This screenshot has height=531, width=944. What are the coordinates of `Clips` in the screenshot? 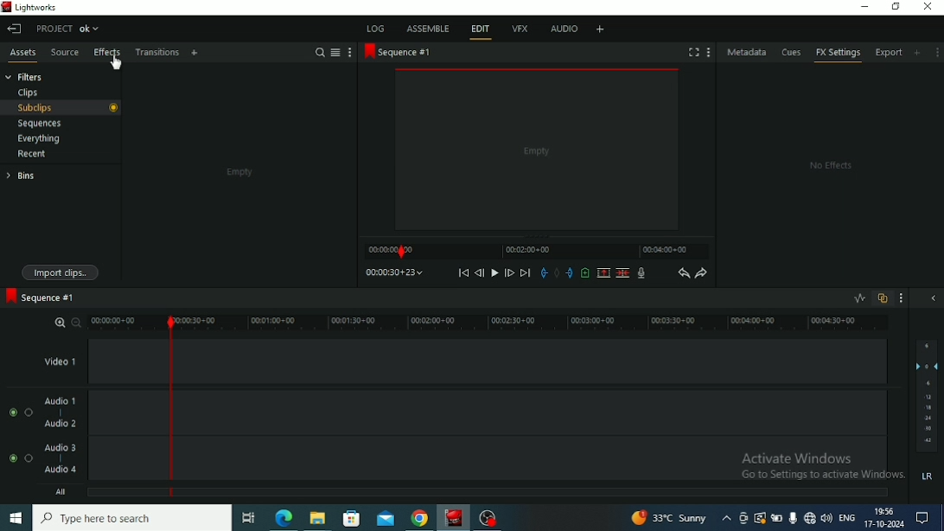 It's located at (29, 92).